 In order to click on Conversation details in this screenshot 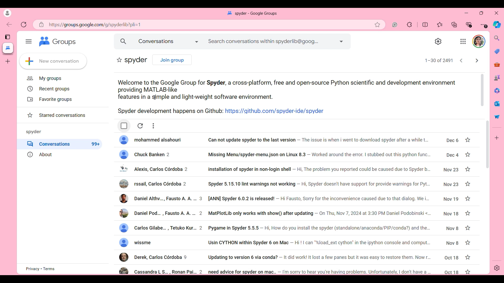, I will do `click(290, 204)`.